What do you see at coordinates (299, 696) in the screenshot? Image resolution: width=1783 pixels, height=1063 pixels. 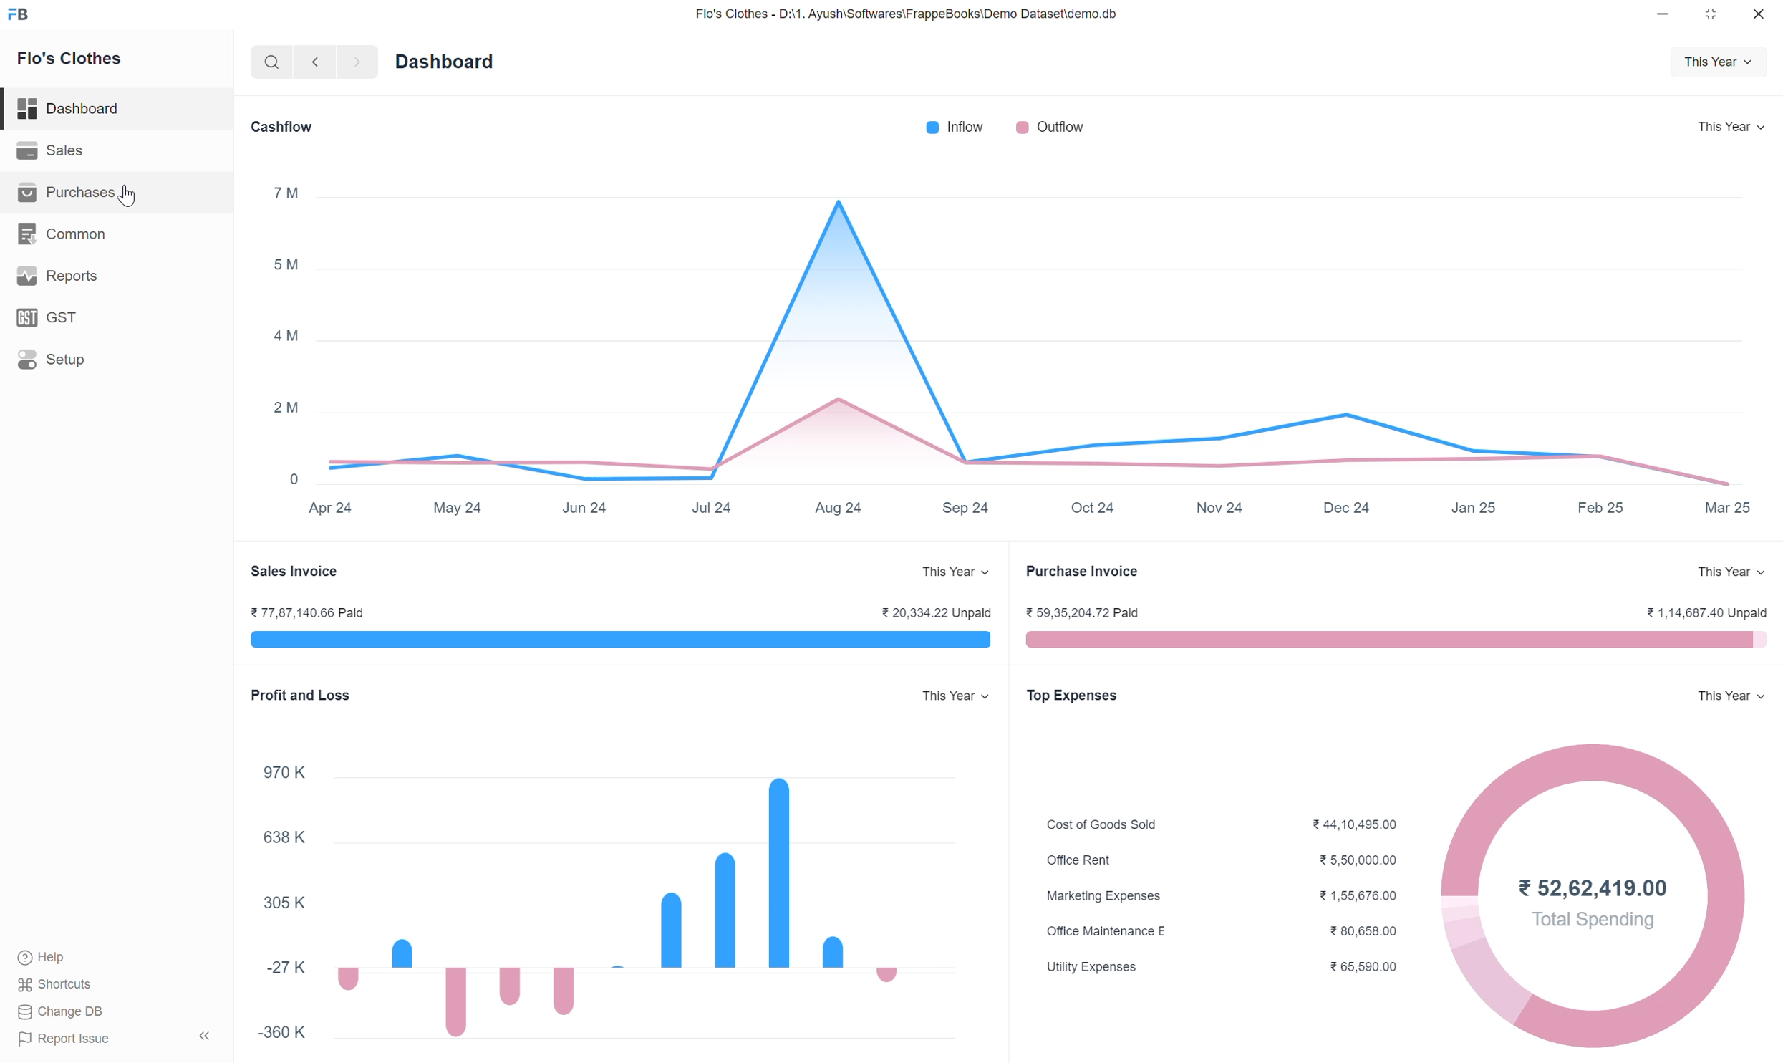 I see `profit and loss` at bounding box center [299, 696].